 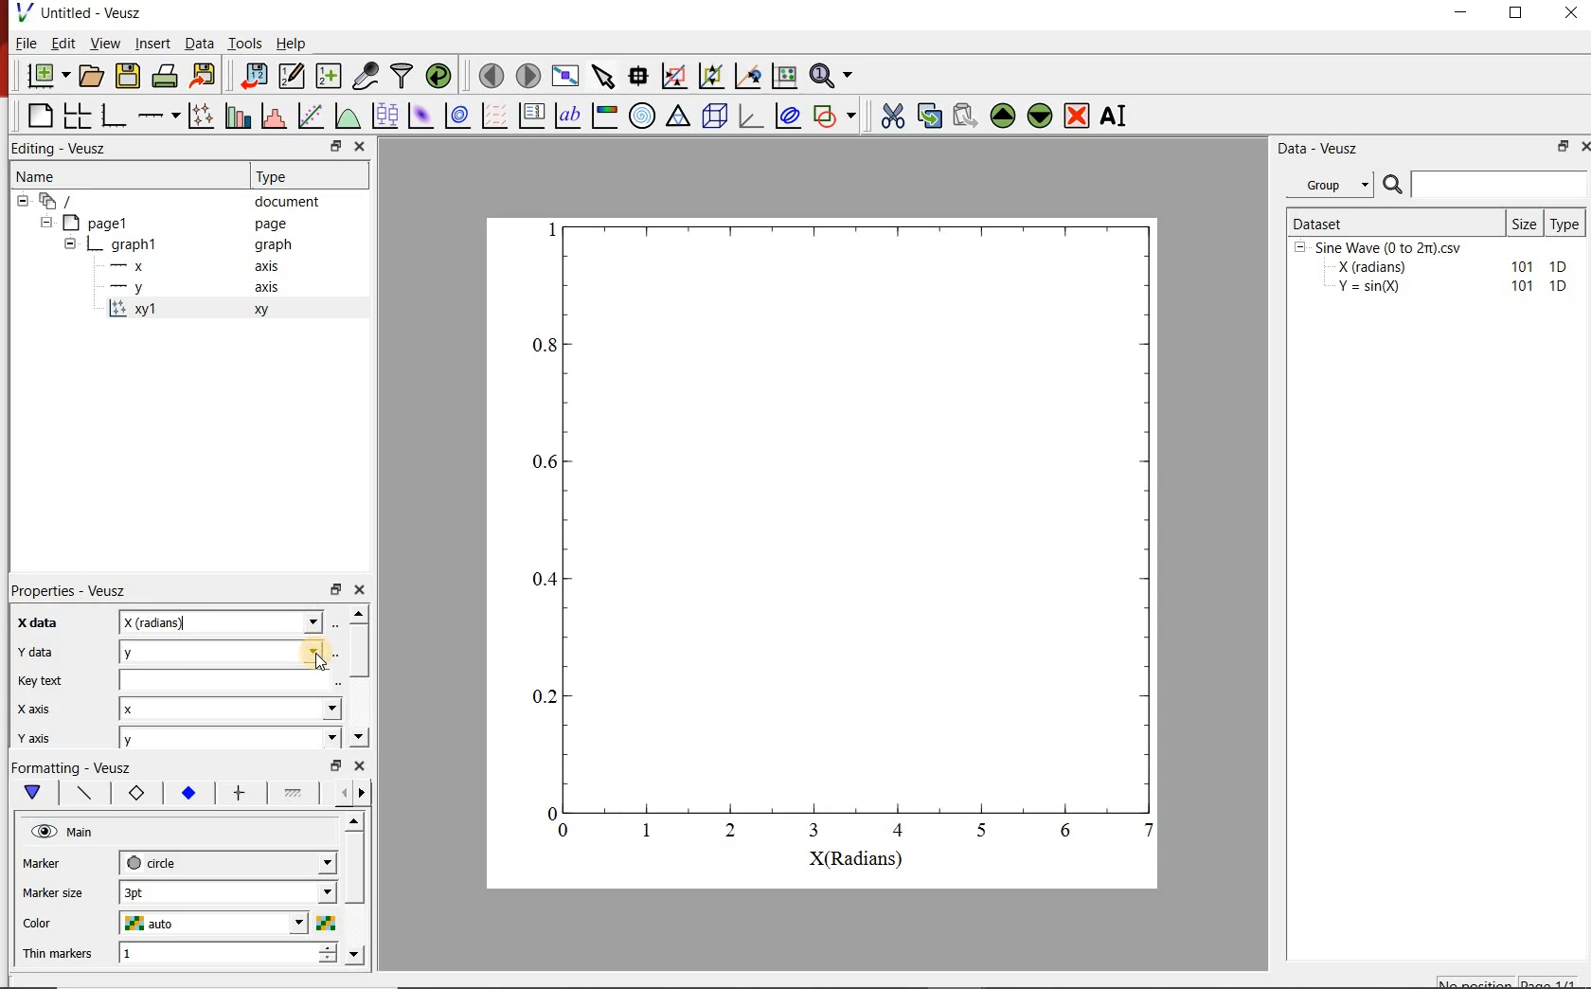 What do you see at coordinates (186, 794) in the screenshot?
I see `1.2` at bounding box center [186, 794].